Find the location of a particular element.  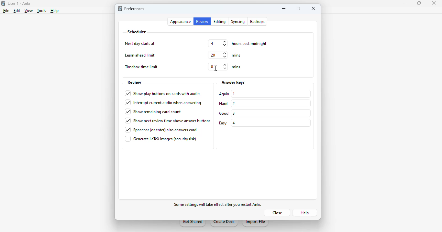

20 is located at coordinates (218, 55).